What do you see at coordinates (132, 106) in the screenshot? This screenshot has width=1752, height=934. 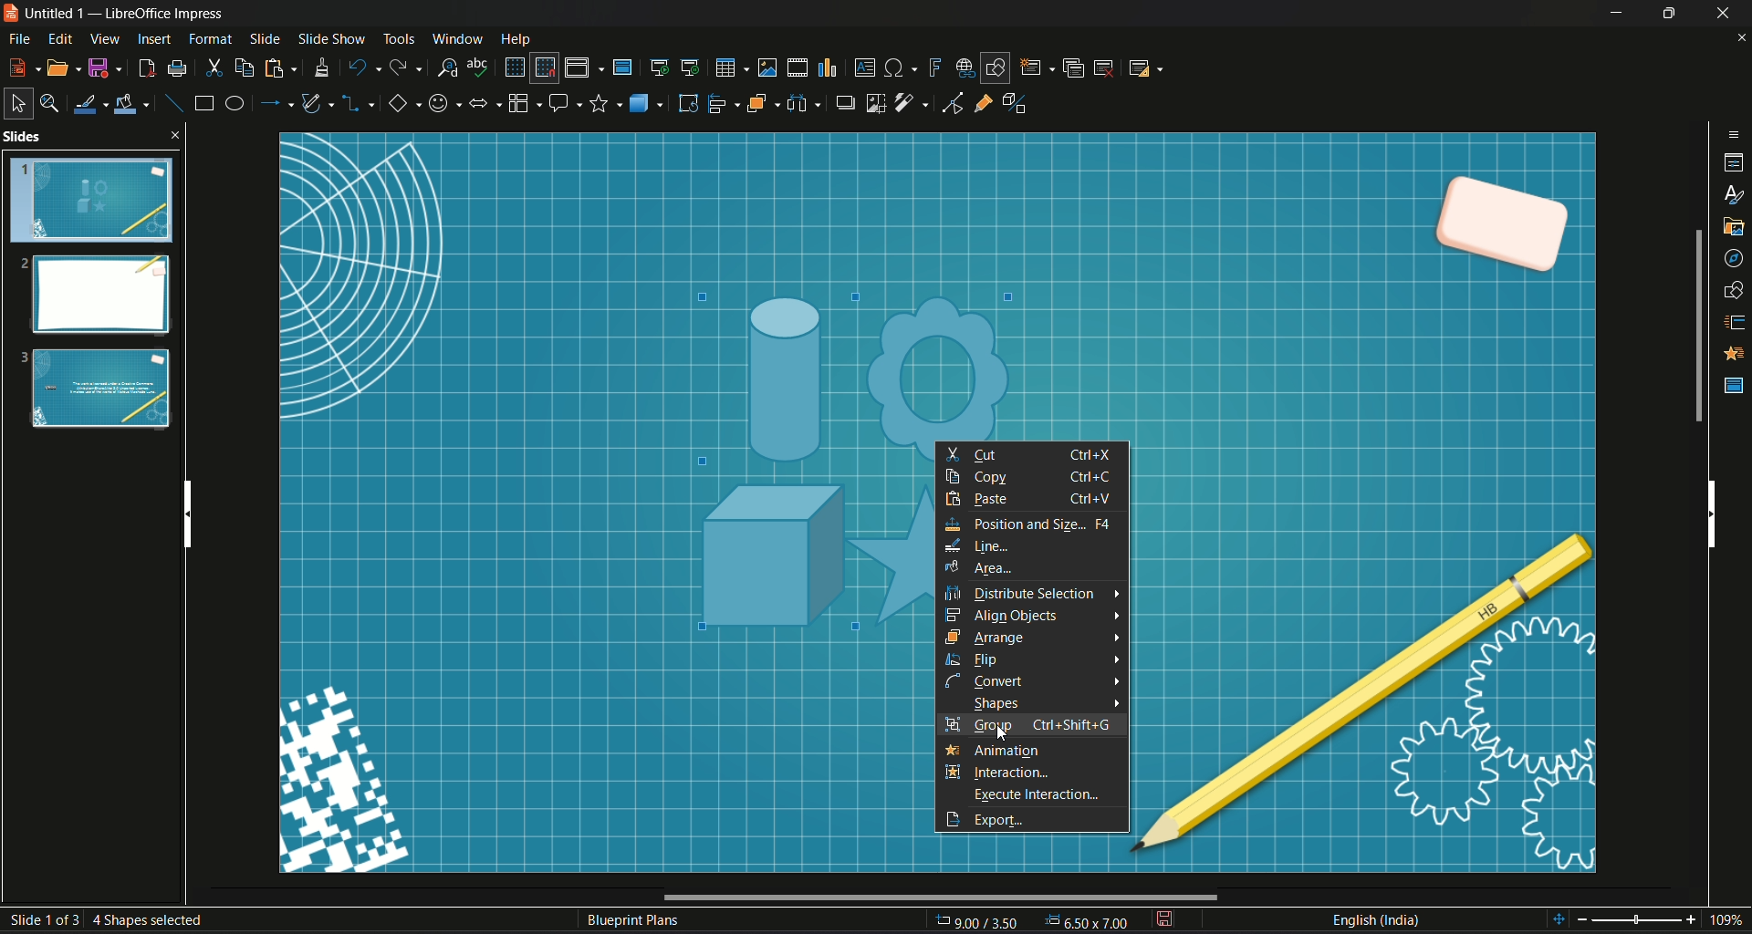 I see `fill color` at bounding box center [132, 106].